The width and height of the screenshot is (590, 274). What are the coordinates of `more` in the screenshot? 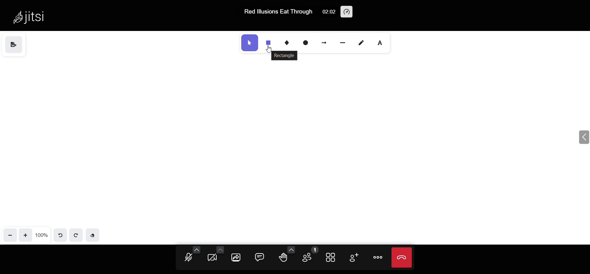 It's located at (379, 257).